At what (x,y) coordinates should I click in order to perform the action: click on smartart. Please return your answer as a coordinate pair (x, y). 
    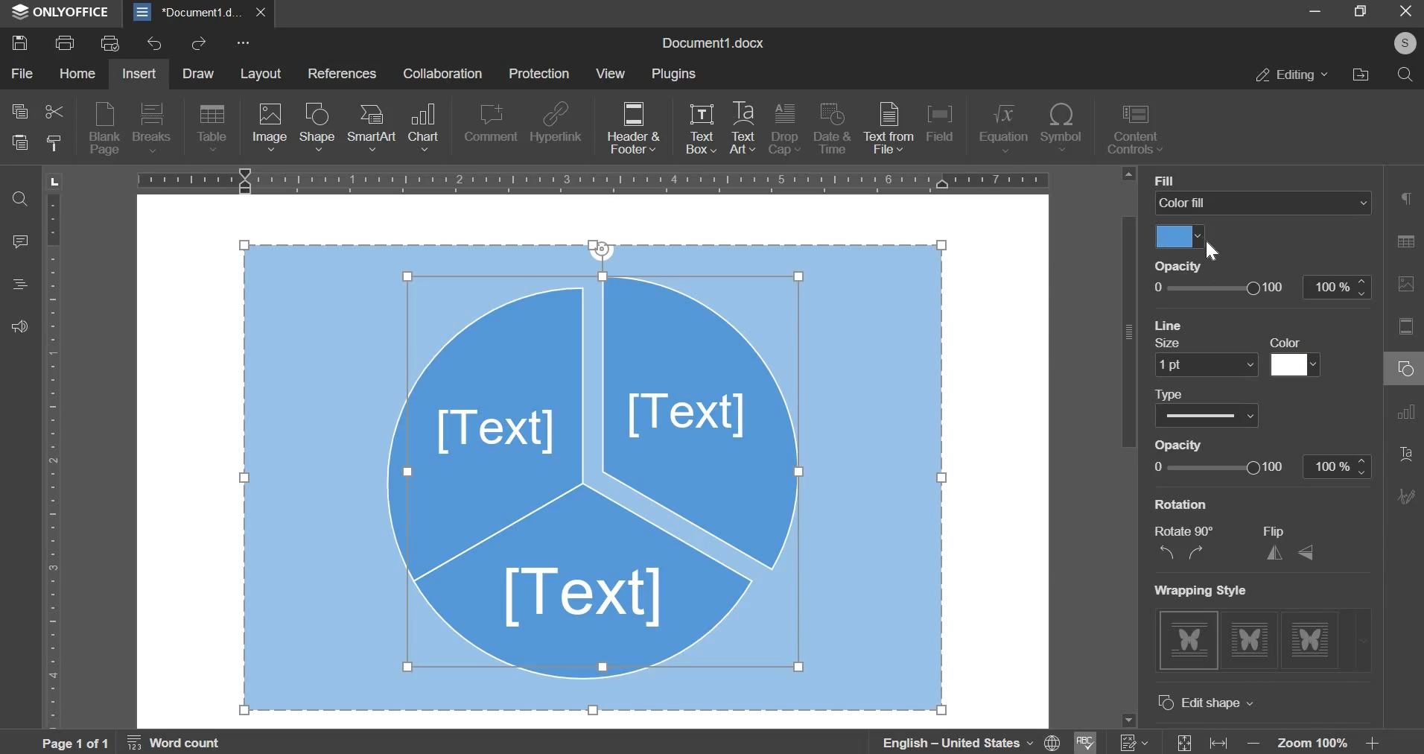
    Looking at the image, I should click on (372, 127).